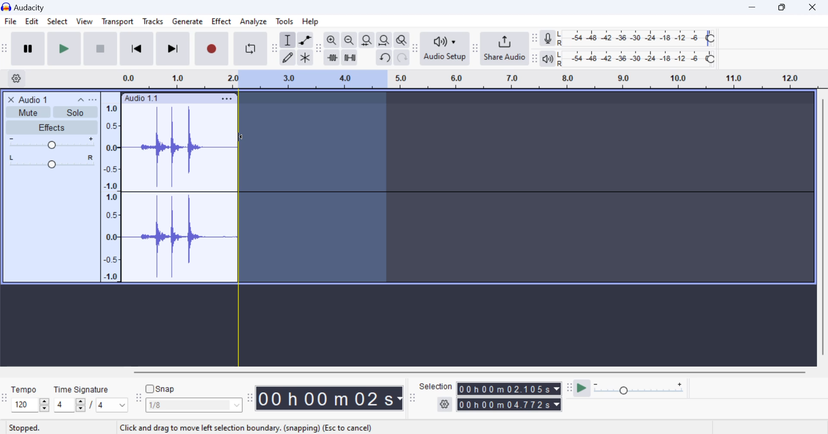 Image resolution: width=828 pixels, height=434 pixels. I want to click on Volume, so click(50, 143).